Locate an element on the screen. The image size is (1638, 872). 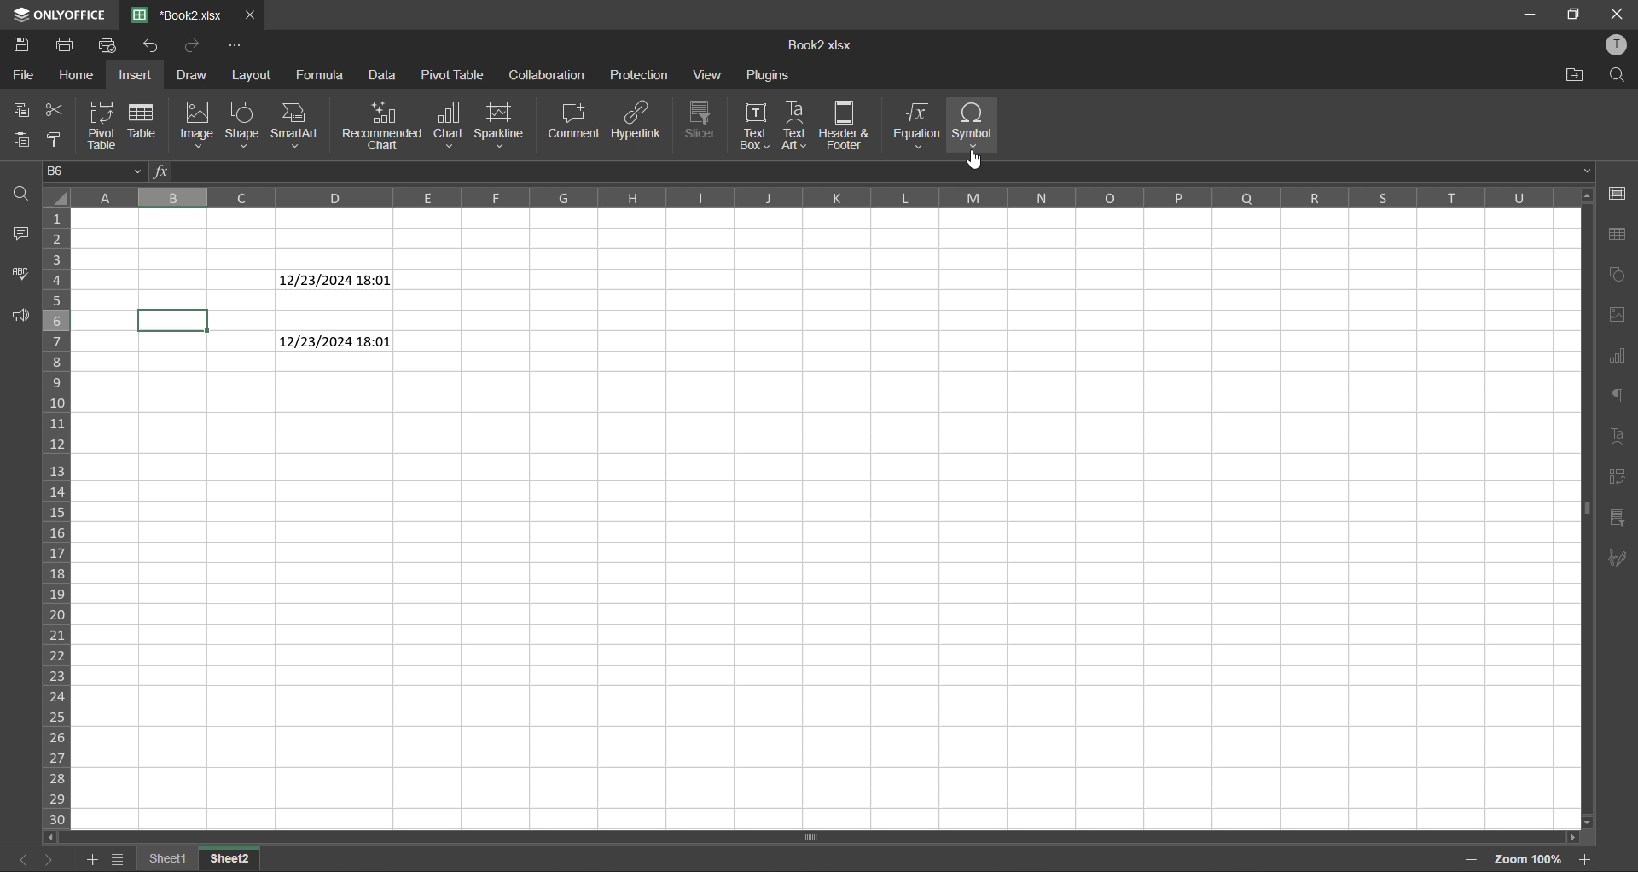
sparkline is located at coordinates (504, 127).